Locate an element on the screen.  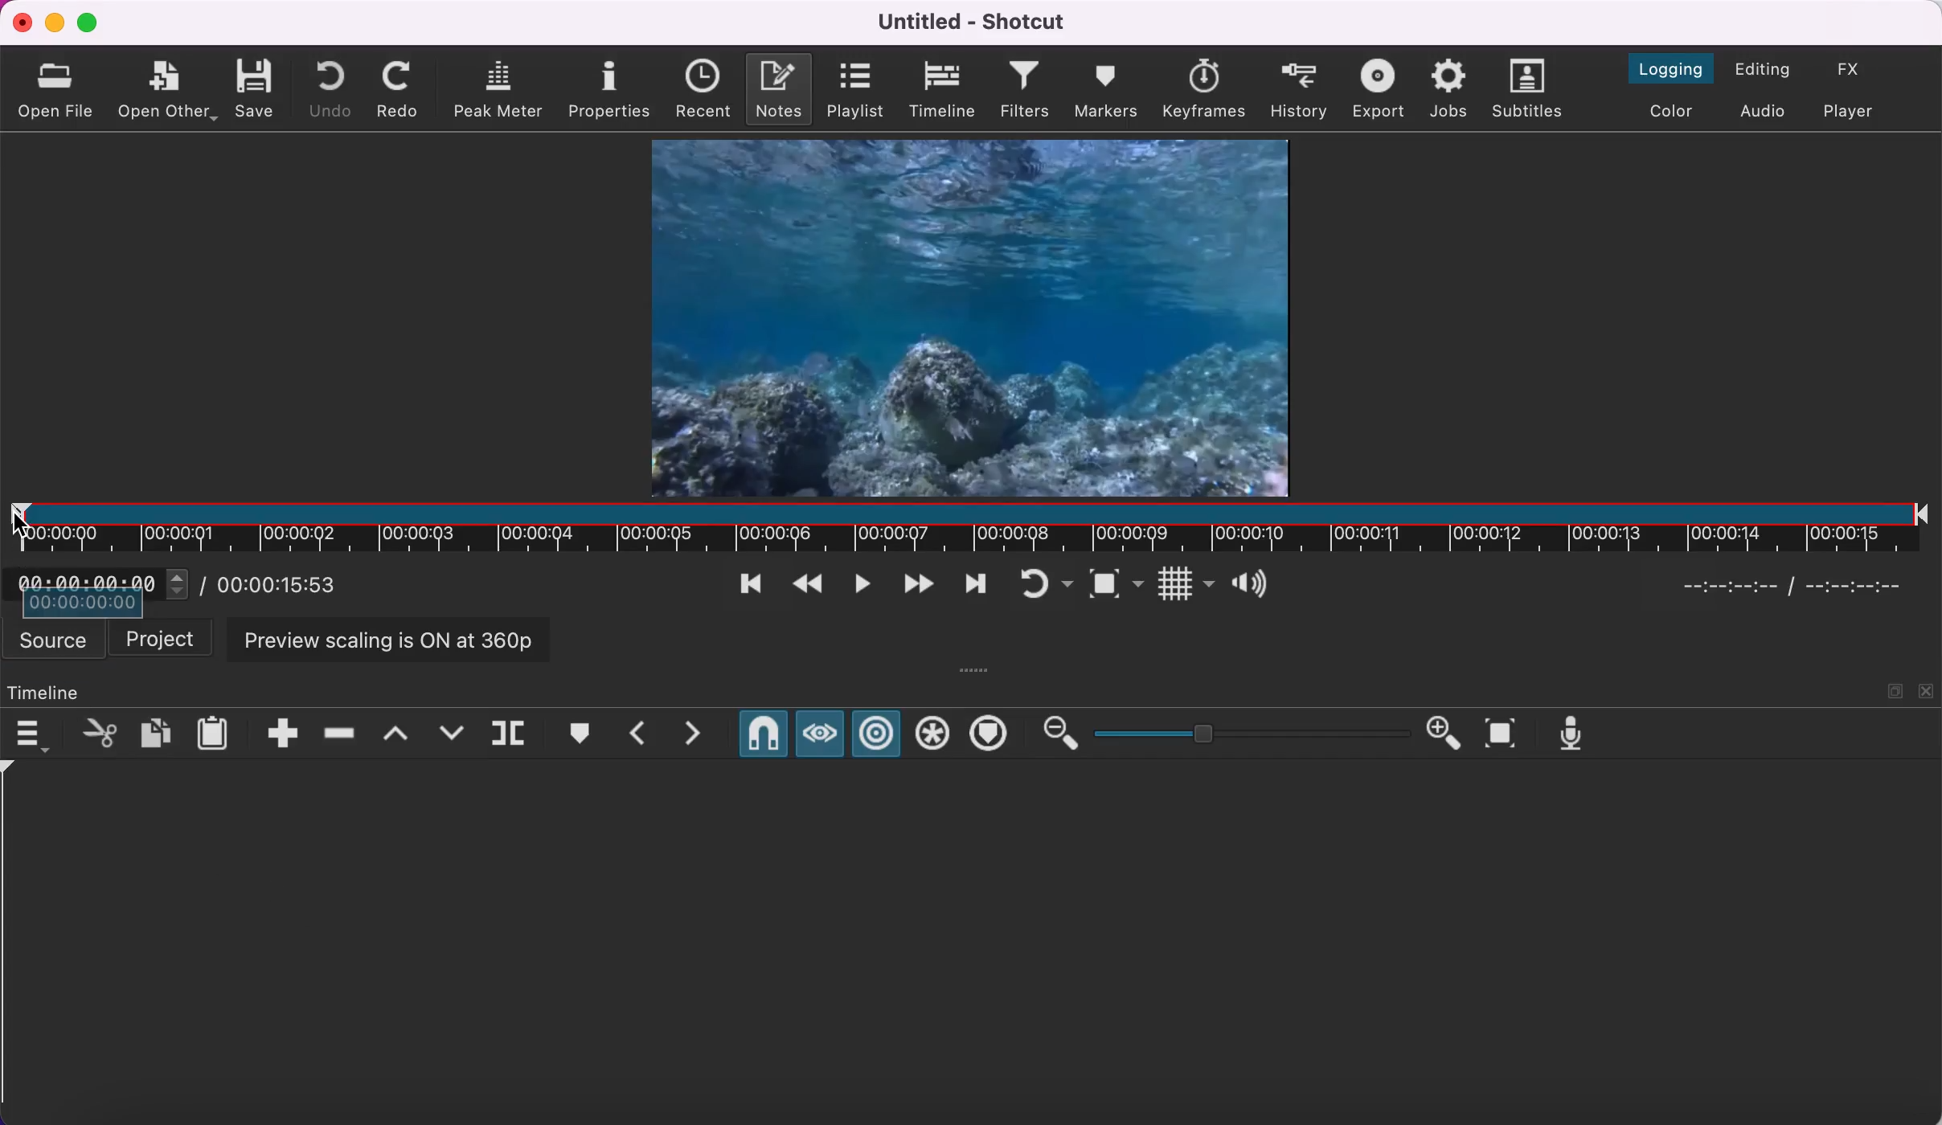
keyframes is located at coordinates (1207, 88).